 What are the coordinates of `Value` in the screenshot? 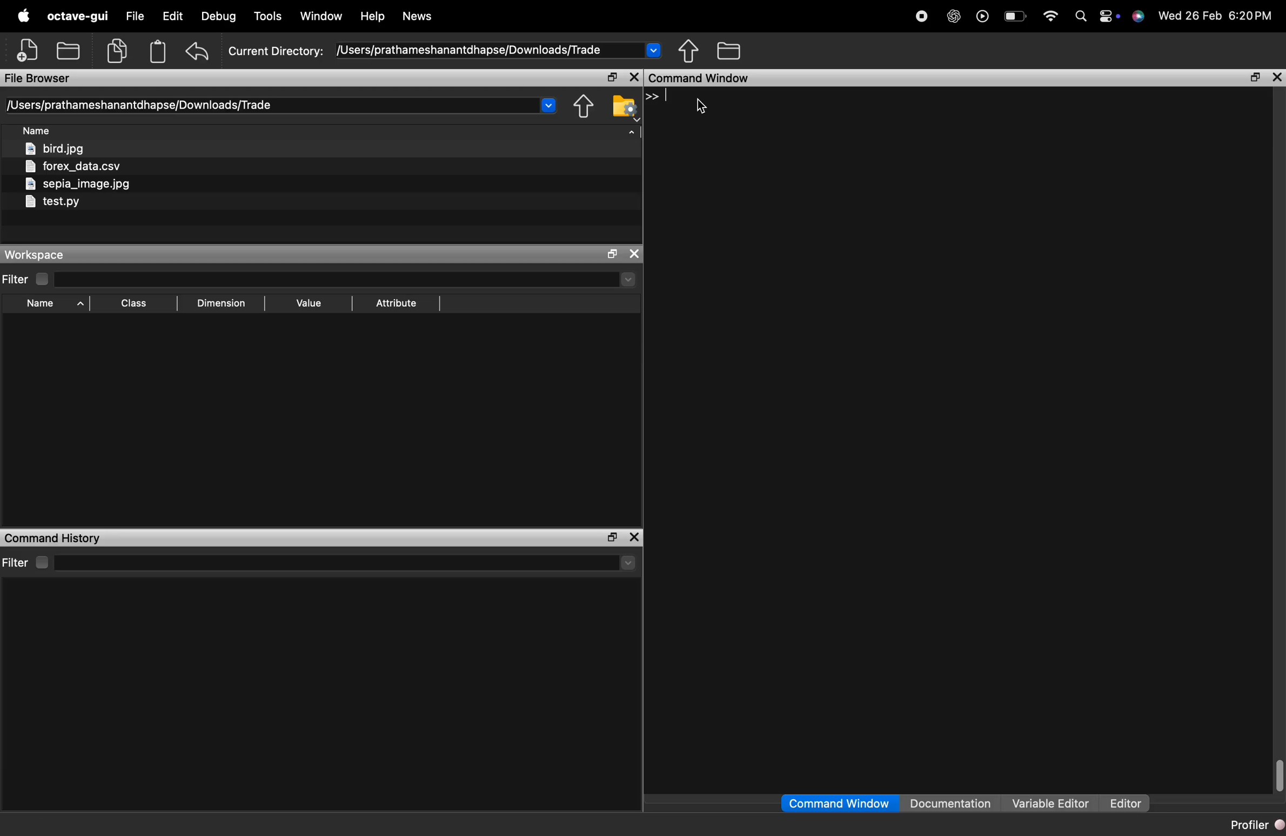 It's located at (311, 303).